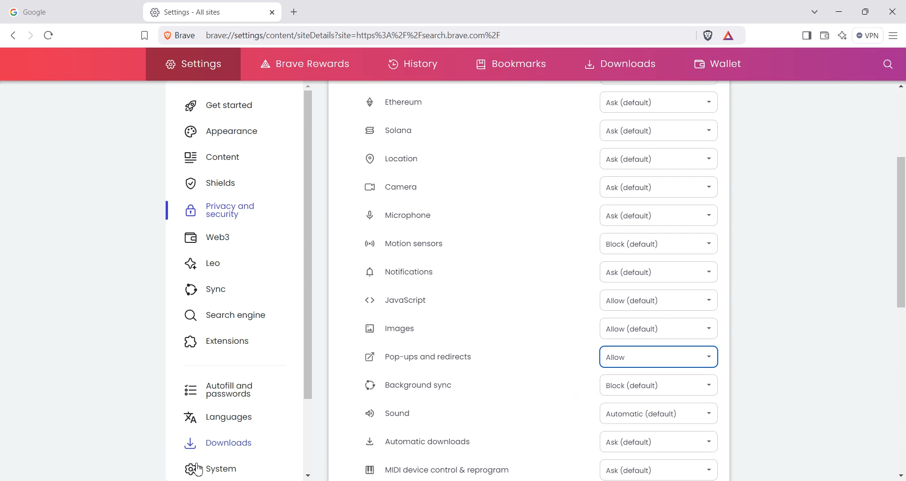 The image size is (906, 481). What do you see at coordinates (234, 239) in the screenshot?
I see `Web3` at bounding box center [234, 239].